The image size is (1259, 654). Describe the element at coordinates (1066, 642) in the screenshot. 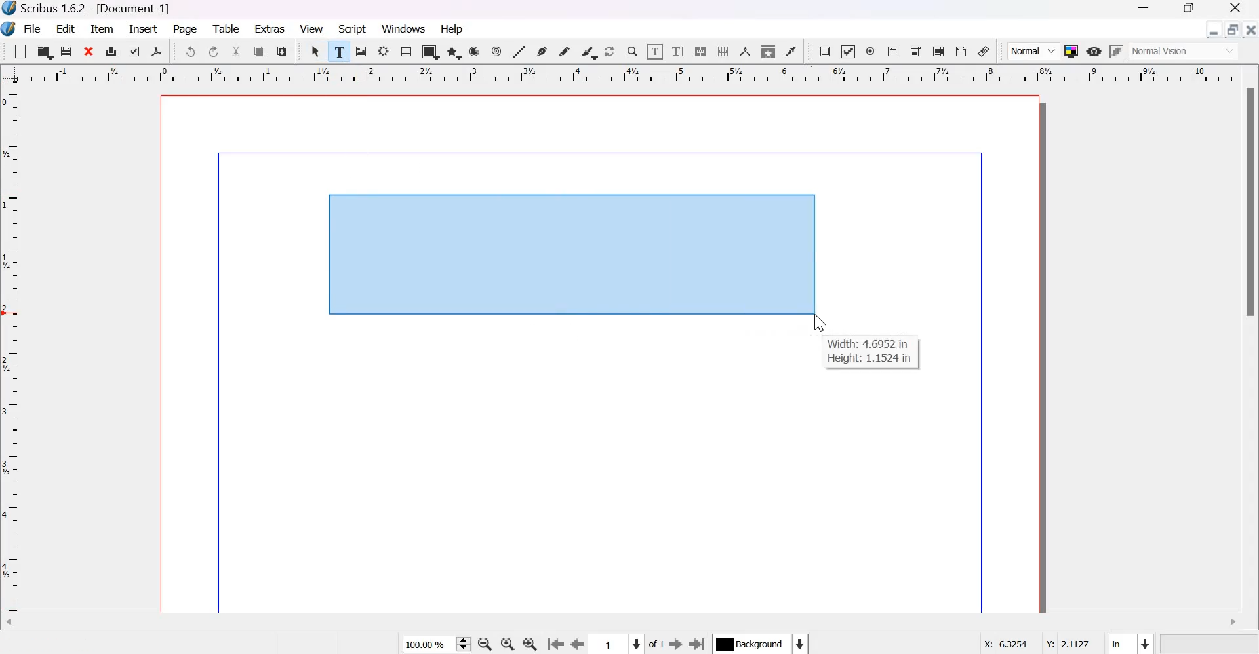

I see `Y: 2.1127` at that location.